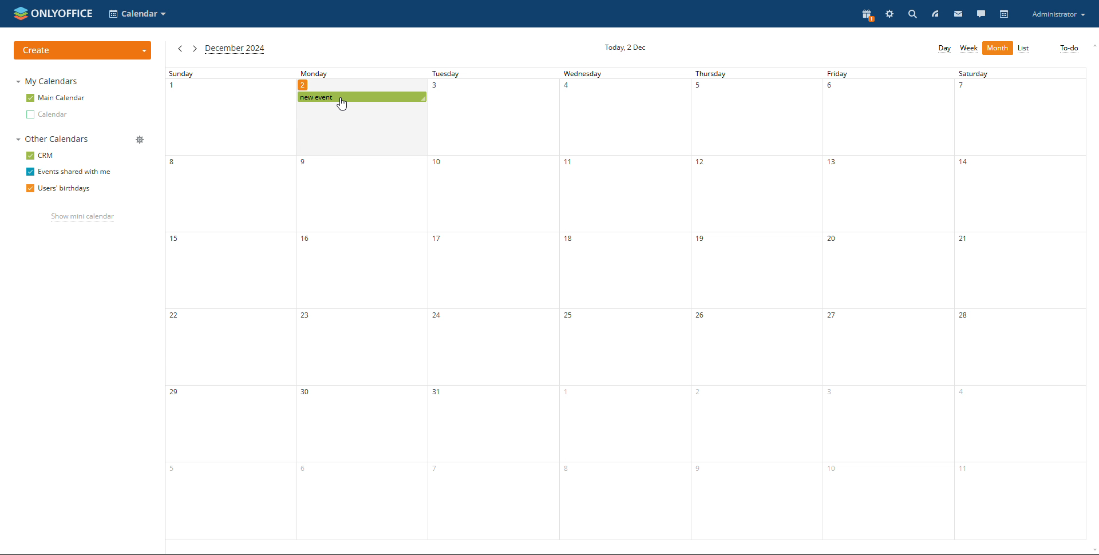  Describe the element at coordinates (867, 15) in the screenshot. I see `present` at that location.